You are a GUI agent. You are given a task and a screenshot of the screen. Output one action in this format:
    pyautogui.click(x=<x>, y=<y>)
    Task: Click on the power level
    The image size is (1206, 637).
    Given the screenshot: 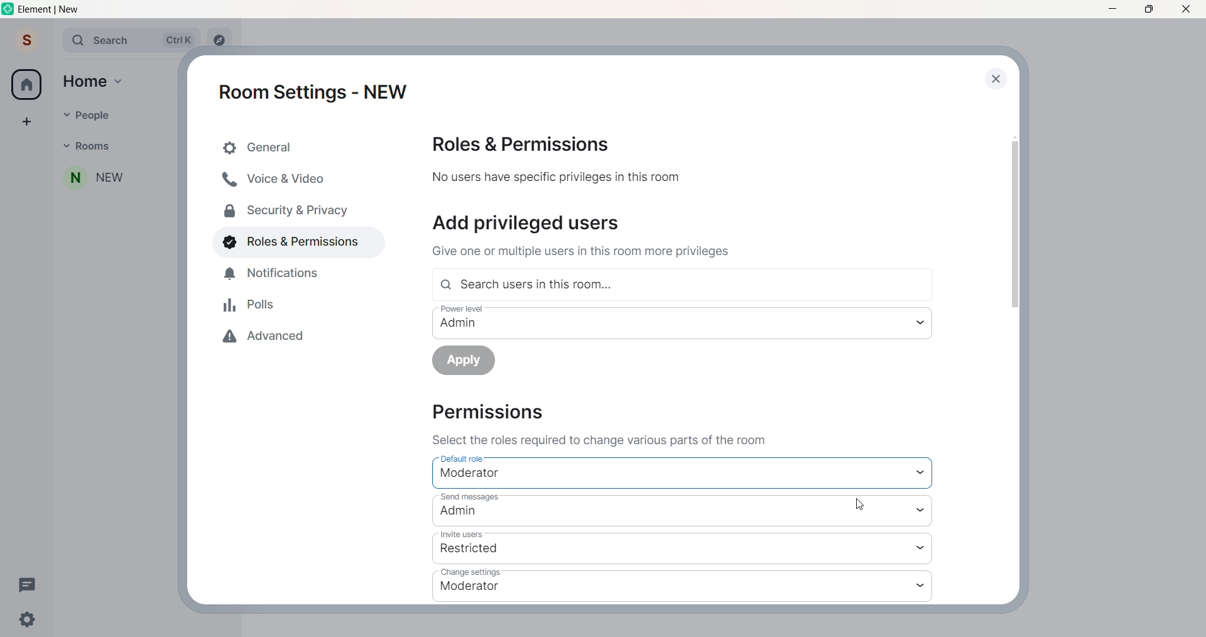 What is the action you would take?
    pyautogui.click(x=658, y=322)
    